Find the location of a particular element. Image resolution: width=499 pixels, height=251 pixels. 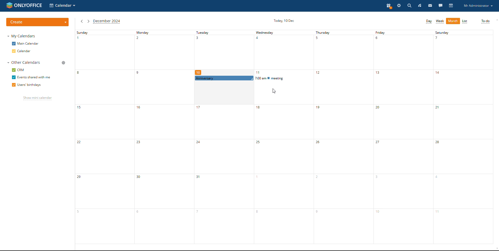

talk is located at coordinates (440, 6).